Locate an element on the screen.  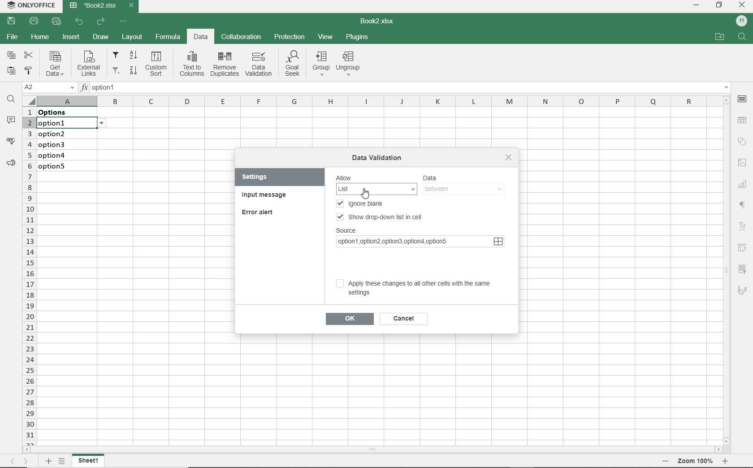
NONPRINTING CHARACTERS is located at coordinates (744, 206).